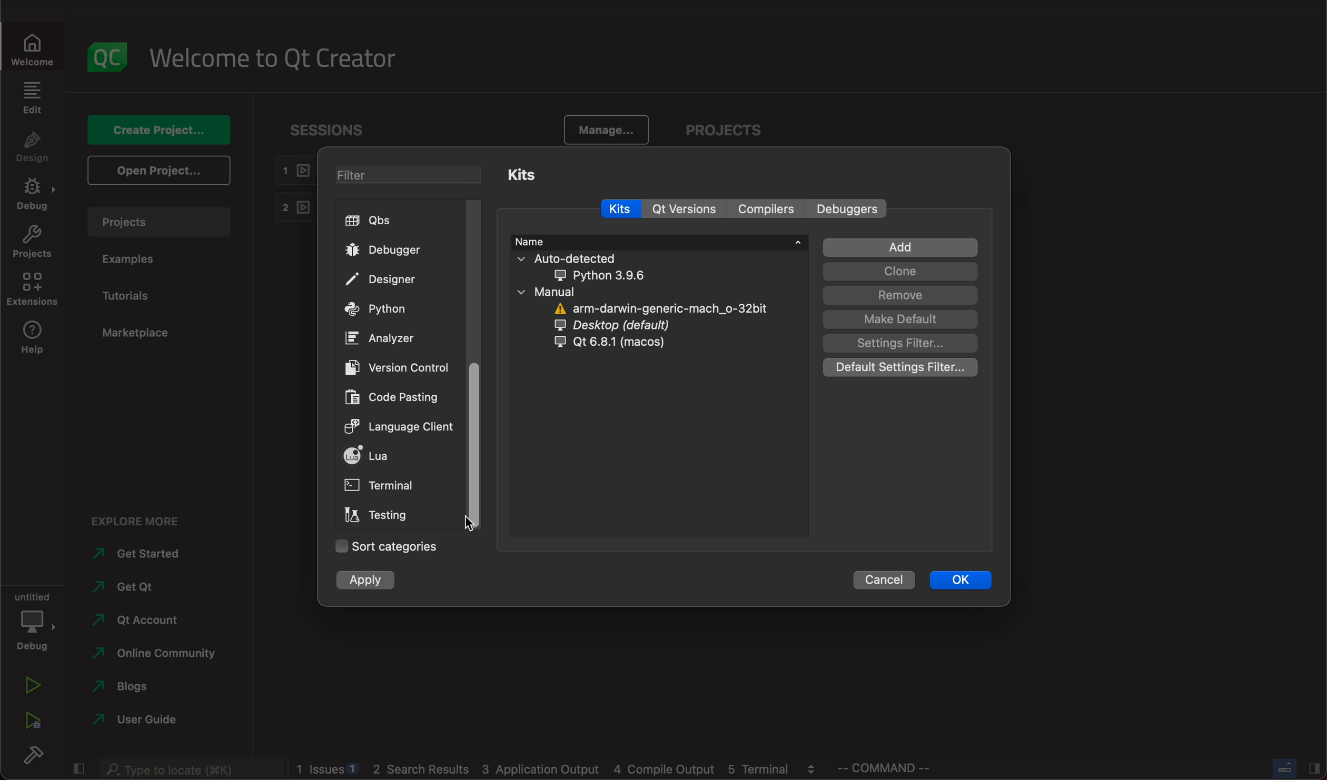 This screenshot has width=1327, height=780. What do you see at coordinates (34, 195) in the screenshot?
I see `debug` at bounding box center [34, 195].